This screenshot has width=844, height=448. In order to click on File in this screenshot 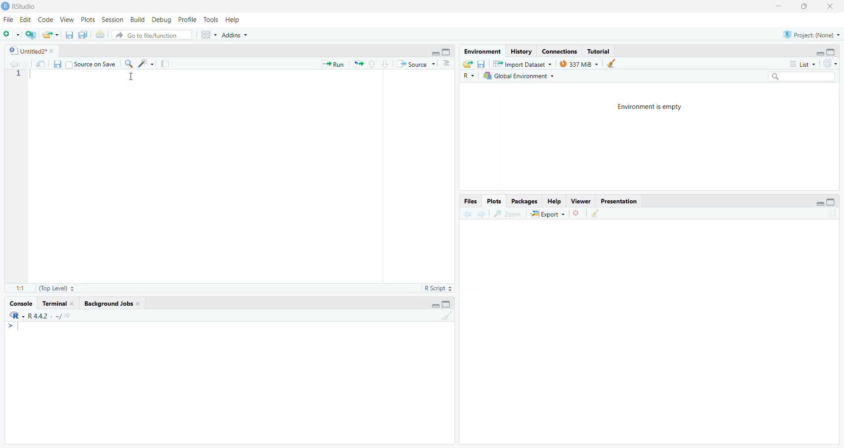, I will do `click(7, 19)`.